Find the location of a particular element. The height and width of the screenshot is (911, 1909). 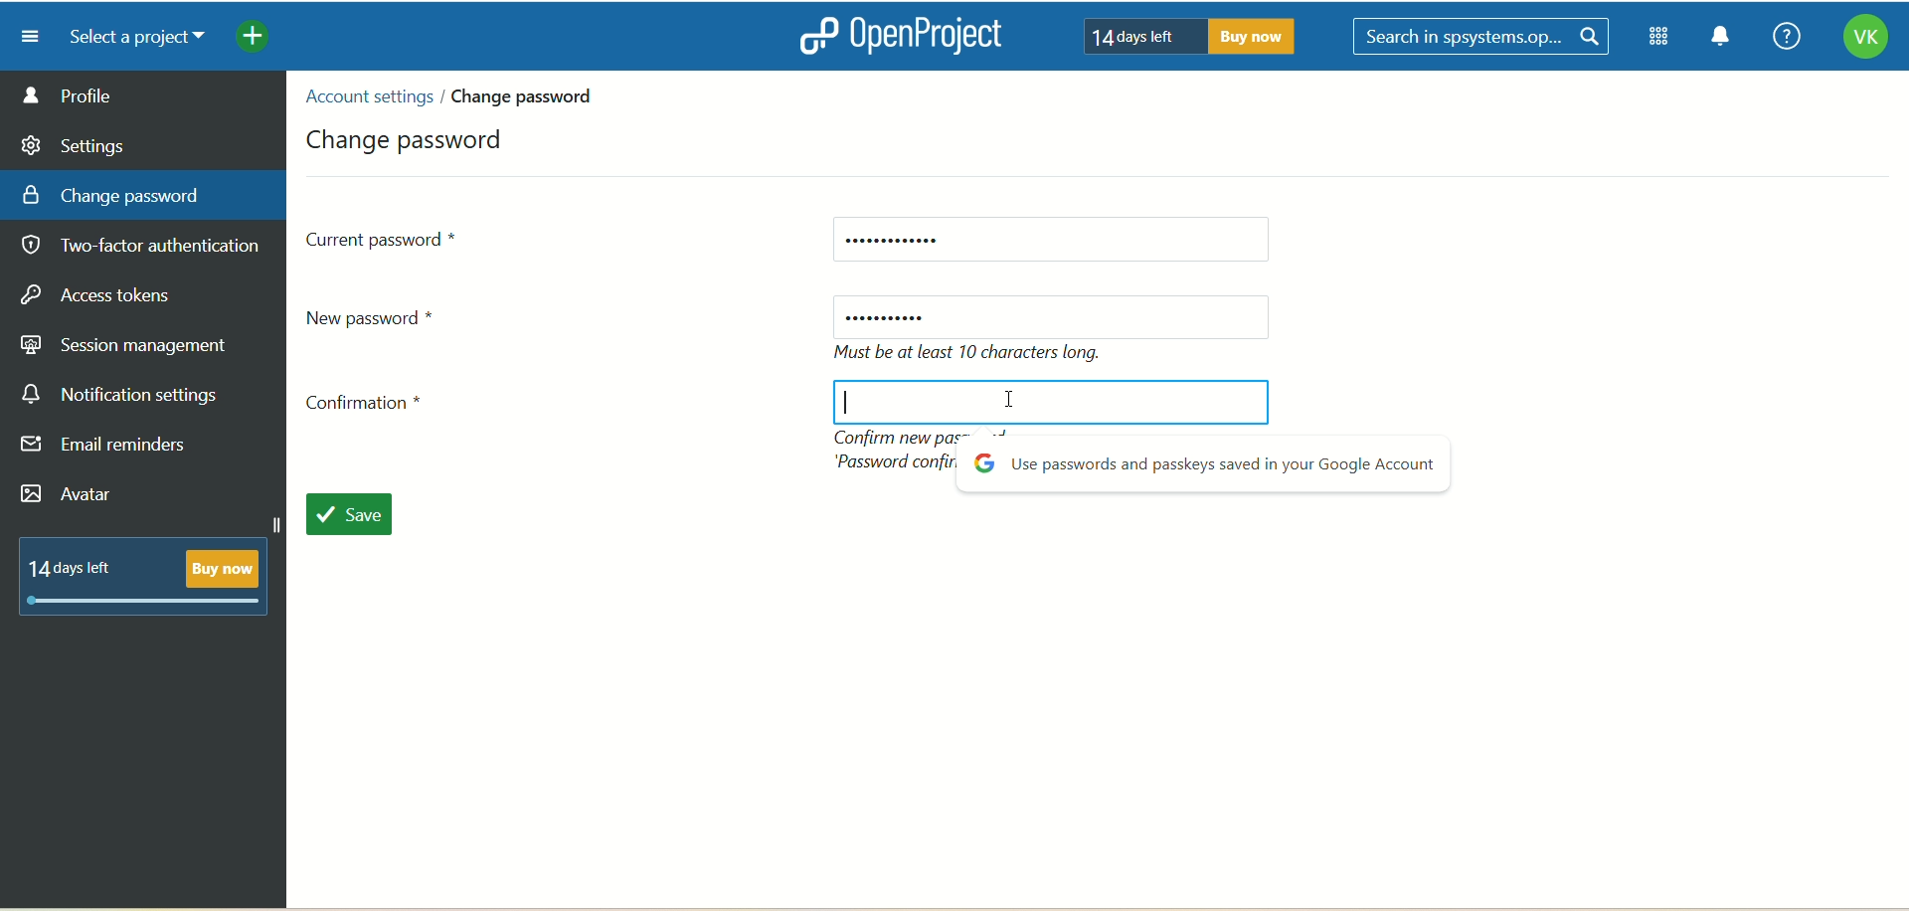

text is located at coordinates (152, 573).